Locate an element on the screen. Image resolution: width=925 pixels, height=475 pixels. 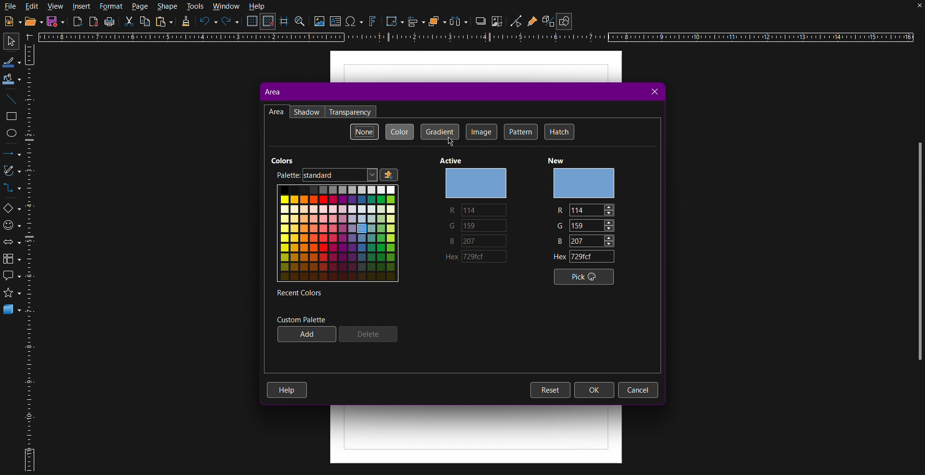
Lines and Arrows is located at coordinates (12, 154).